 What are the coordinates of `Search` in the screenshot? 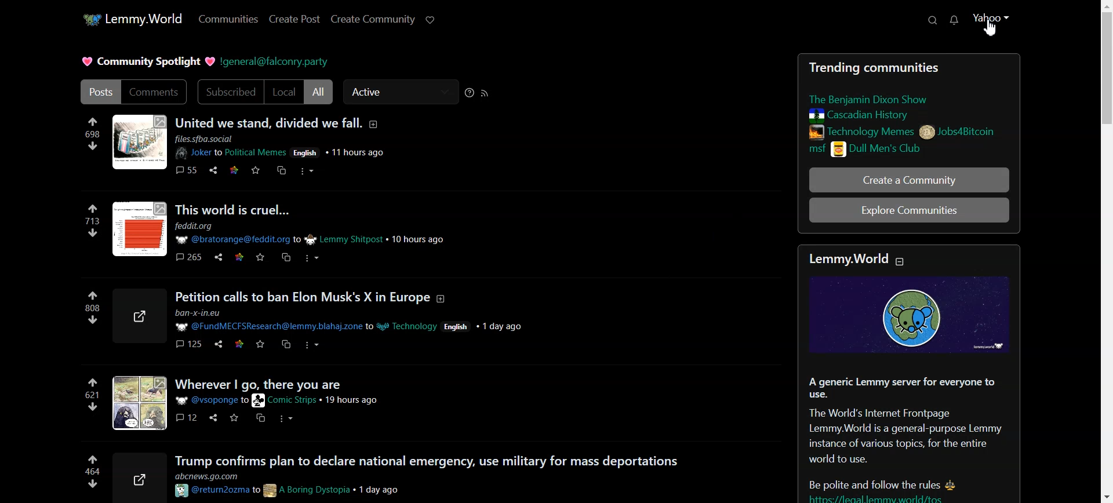 It's located at (934, 20).